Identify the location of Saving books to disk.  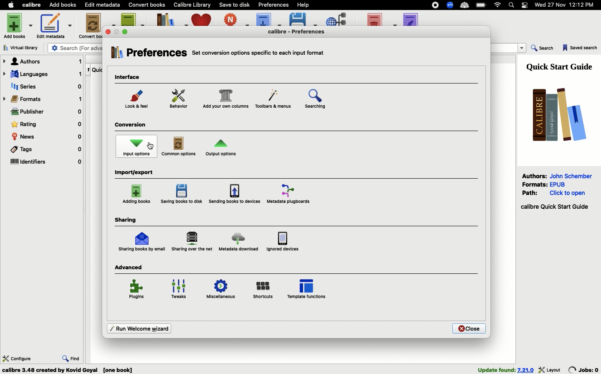
(183, 194).